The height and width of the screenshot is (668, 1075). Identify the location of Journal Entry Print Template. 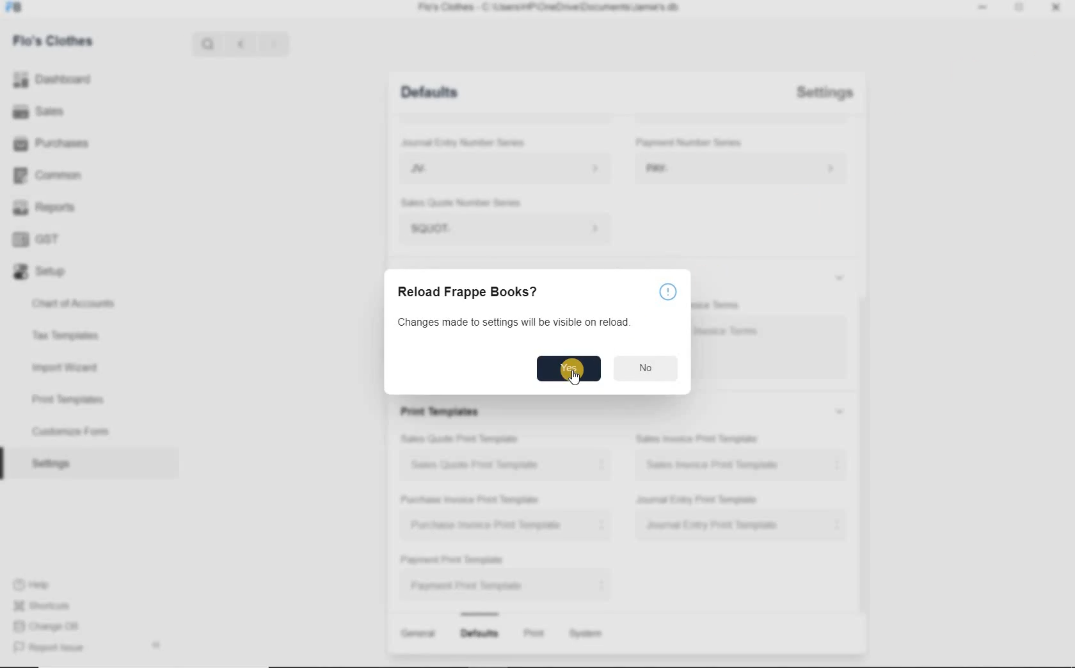
(698, 498).